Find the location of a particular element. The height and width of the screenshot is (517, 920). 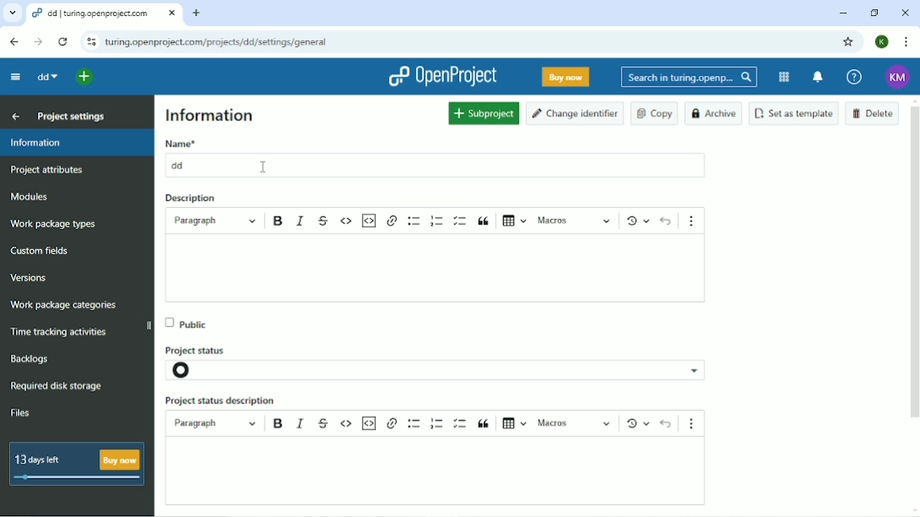

paragraph is located at coordinates (215, 424).